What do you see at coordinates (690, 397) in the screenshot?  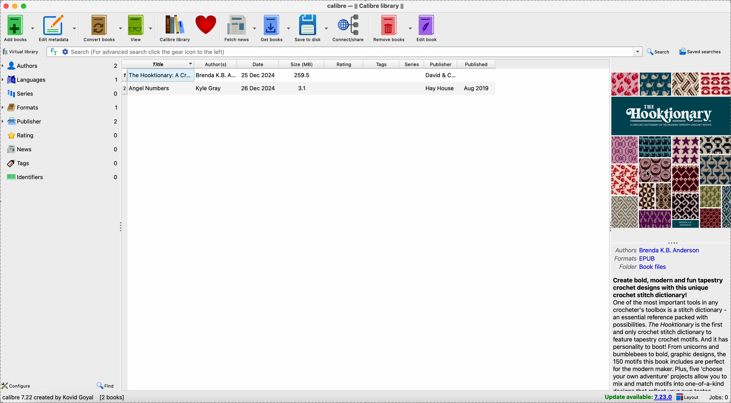 I see `layout` at bounding box center [690, 397].